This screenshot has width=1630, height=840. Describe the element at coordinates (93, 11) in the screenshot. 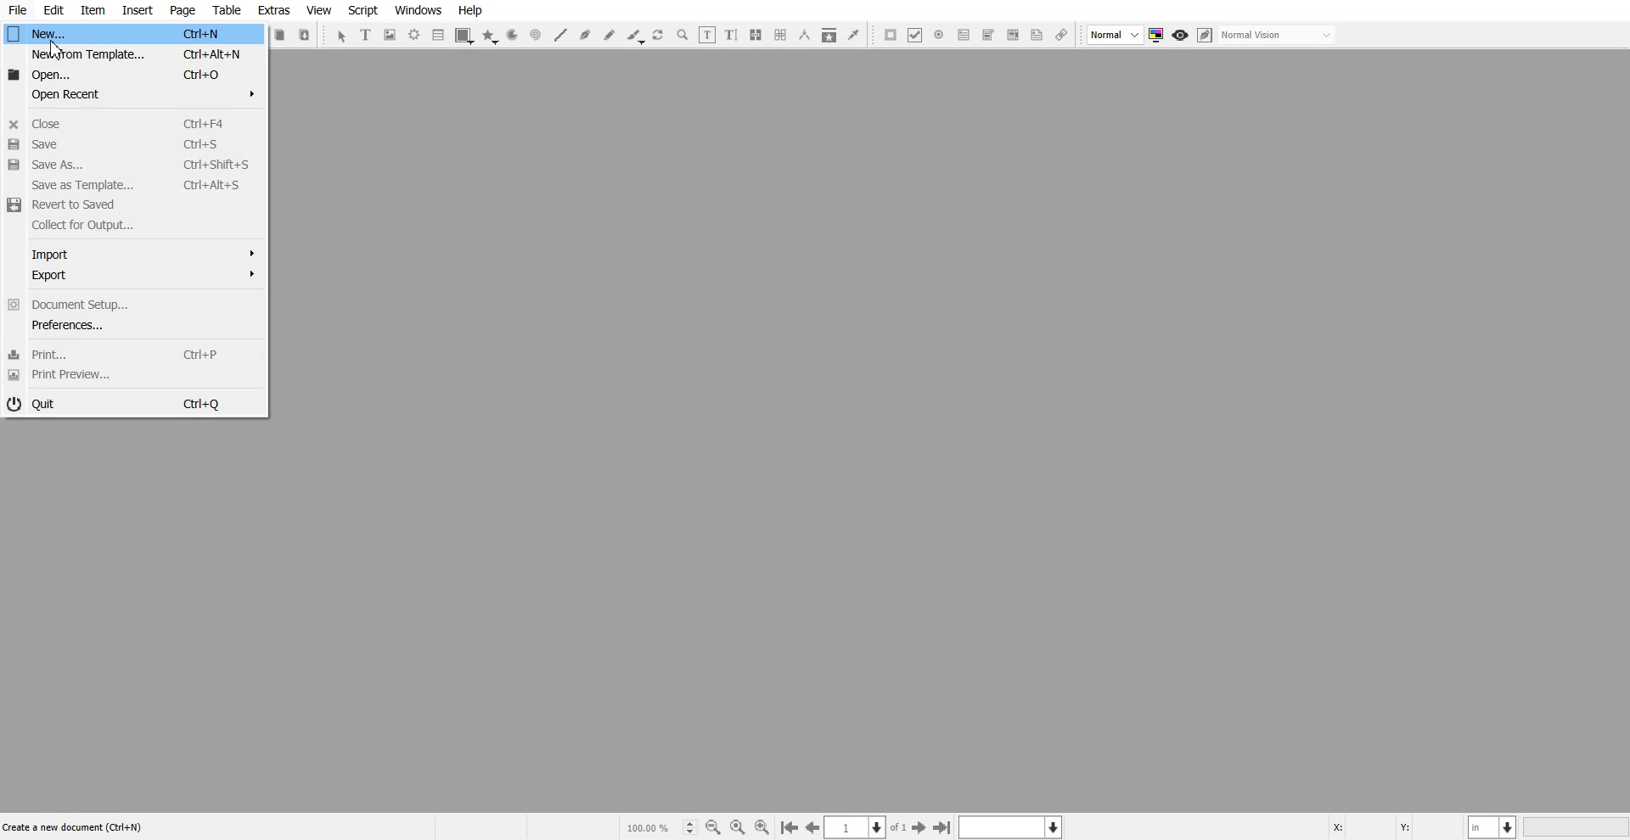

I see `Item` at that location.